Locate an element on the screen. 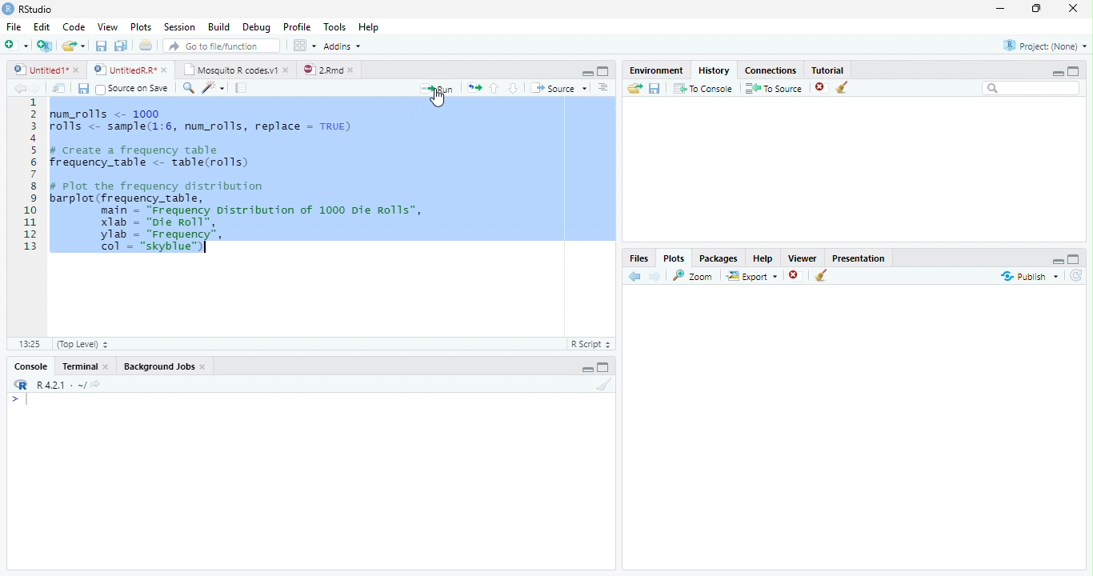  Export is located at coordinates (751, 277).